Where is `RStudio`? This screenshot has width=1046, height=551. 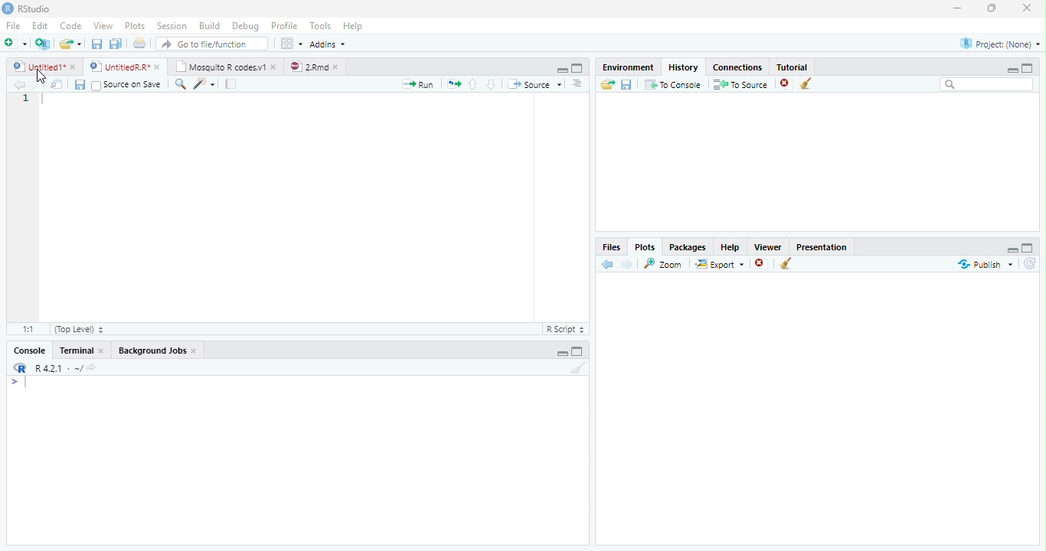
RStudio is located at coordinates (27, 8).